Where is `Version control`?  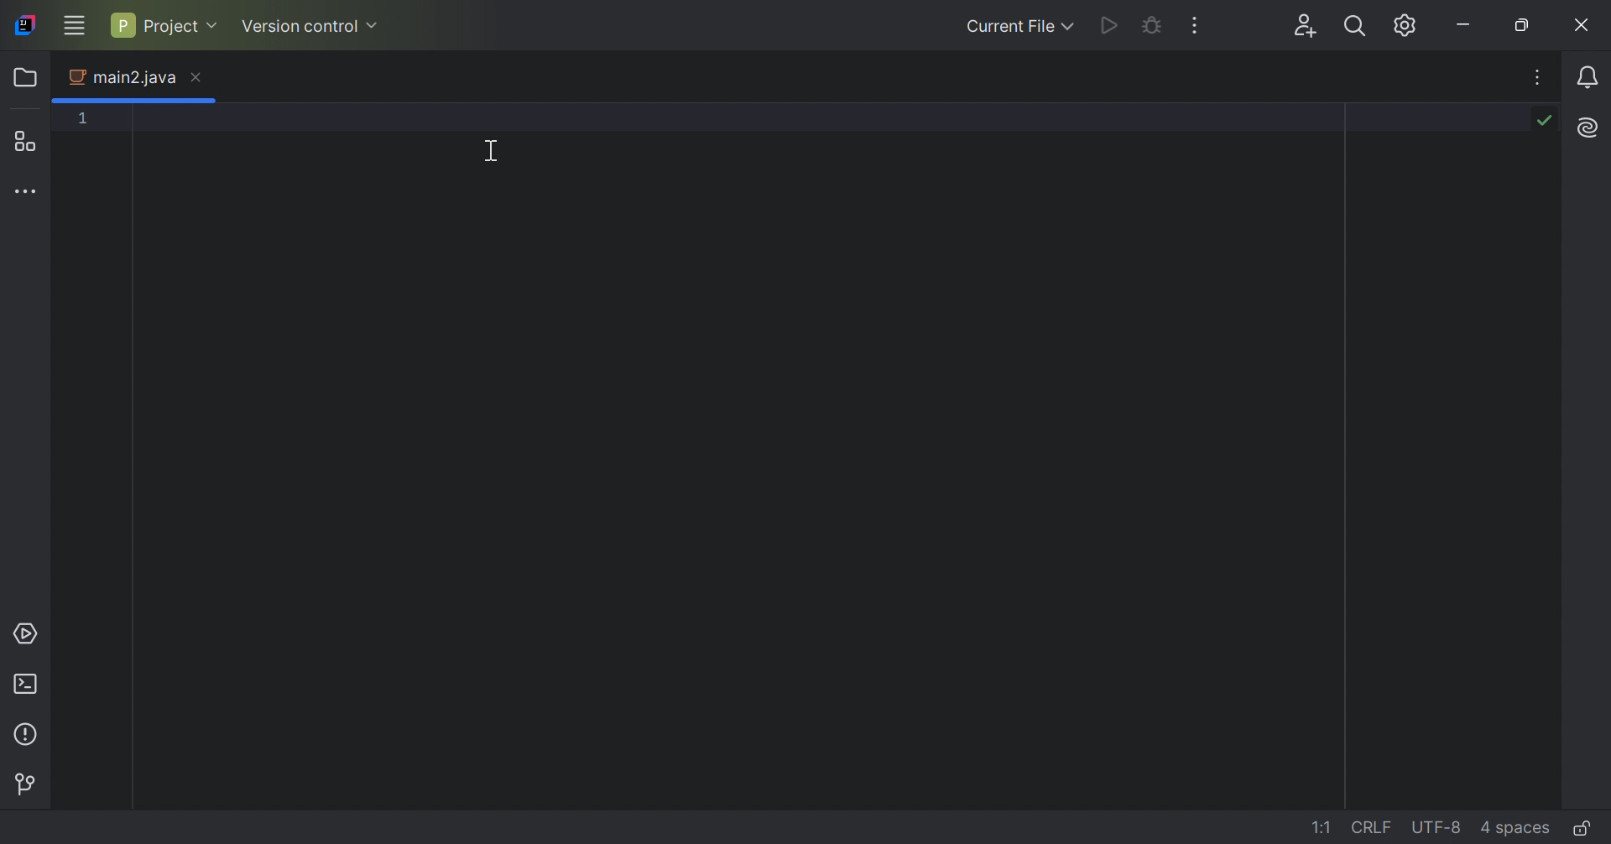 Version control is located at coordinates (310, 27).